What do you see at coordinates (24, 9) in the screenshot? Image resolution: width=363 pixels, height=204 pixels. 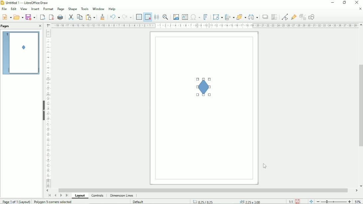 I see `View` at bounding box center [24, 9].